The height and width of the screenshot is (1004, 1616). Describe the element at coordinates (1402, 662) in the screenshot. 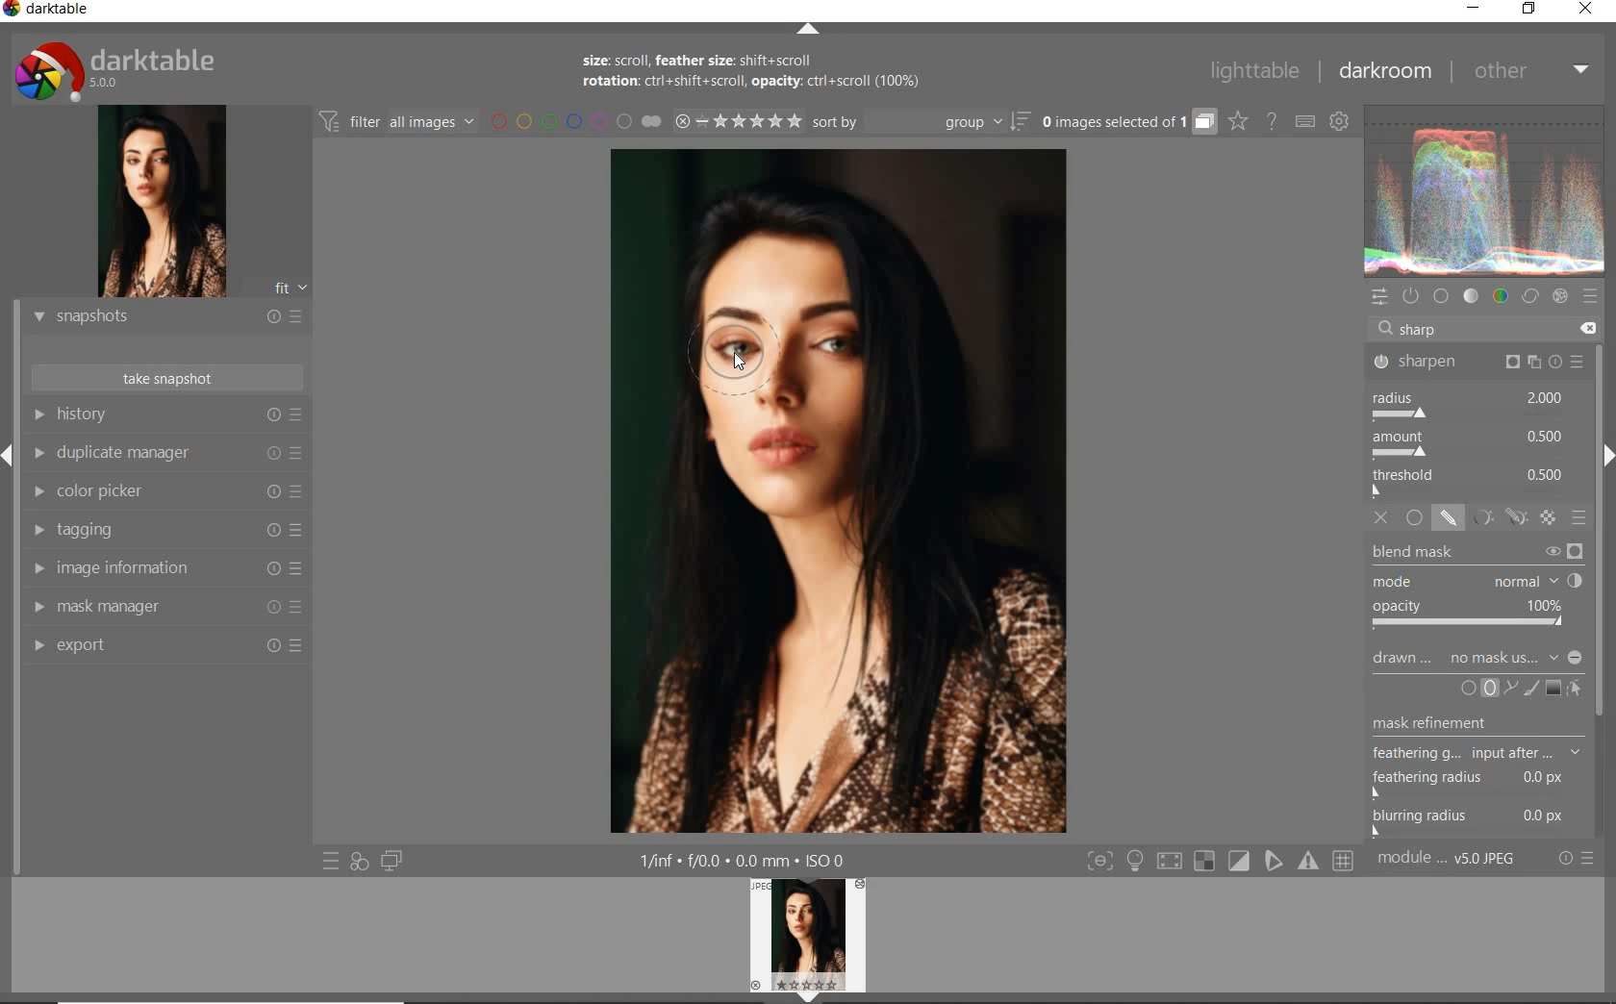

I see `drawn mask` at that location.